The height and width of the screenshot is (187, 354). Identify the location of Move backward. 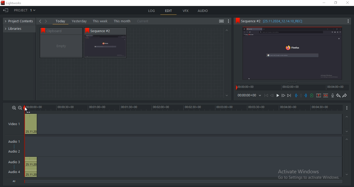
(267, 97).